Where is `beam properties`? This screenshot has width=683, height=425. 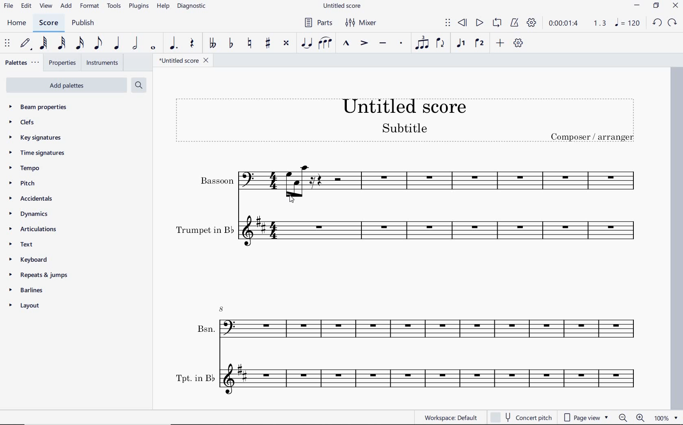
beam properties is located at coordinates (43, 107).